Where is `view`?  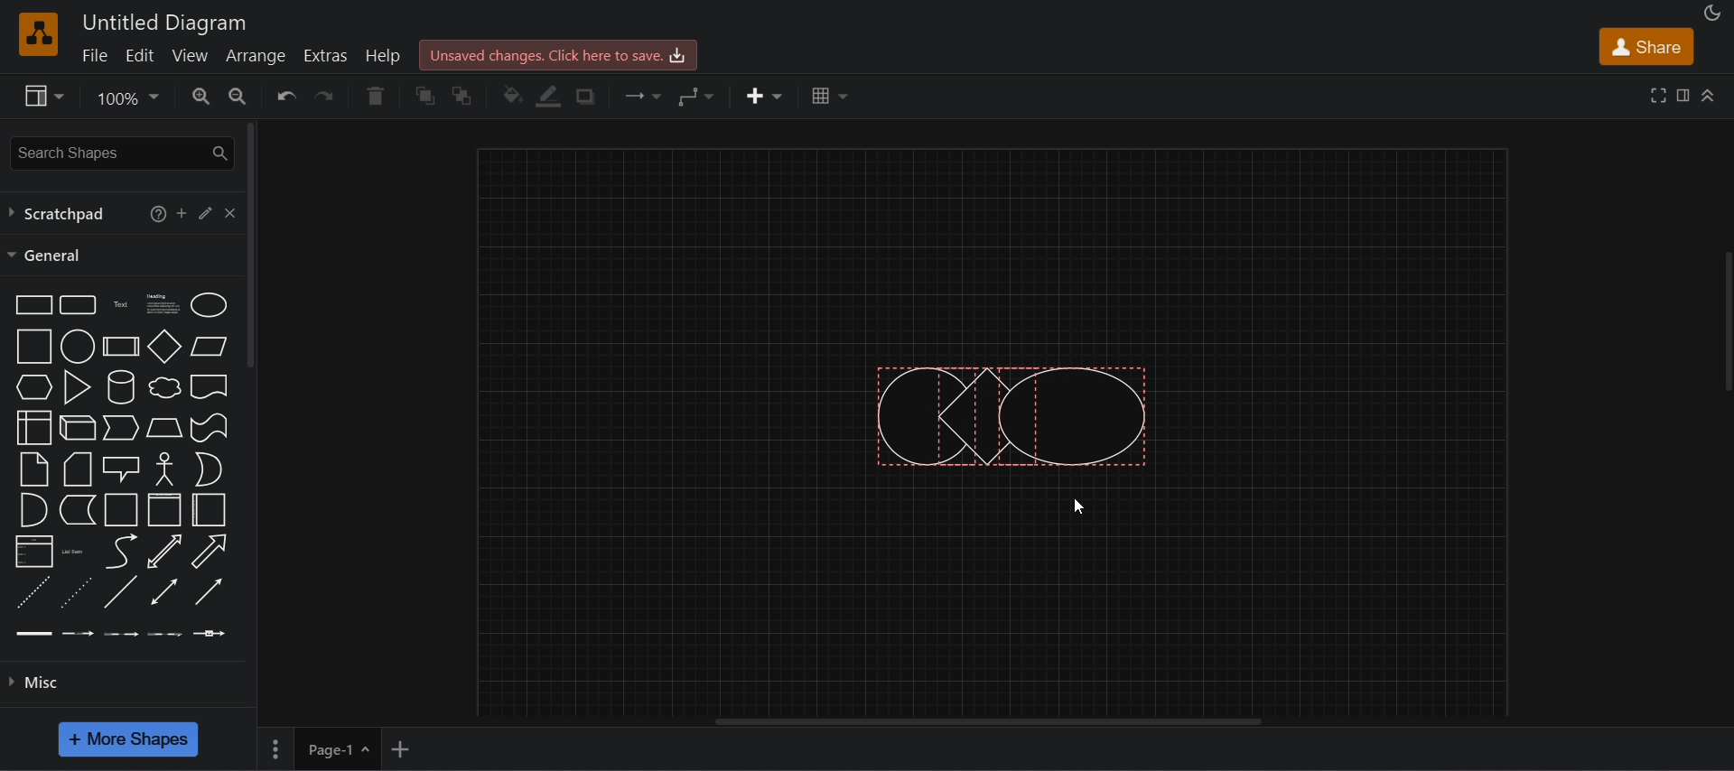 view is located at coordinates (191, 55).